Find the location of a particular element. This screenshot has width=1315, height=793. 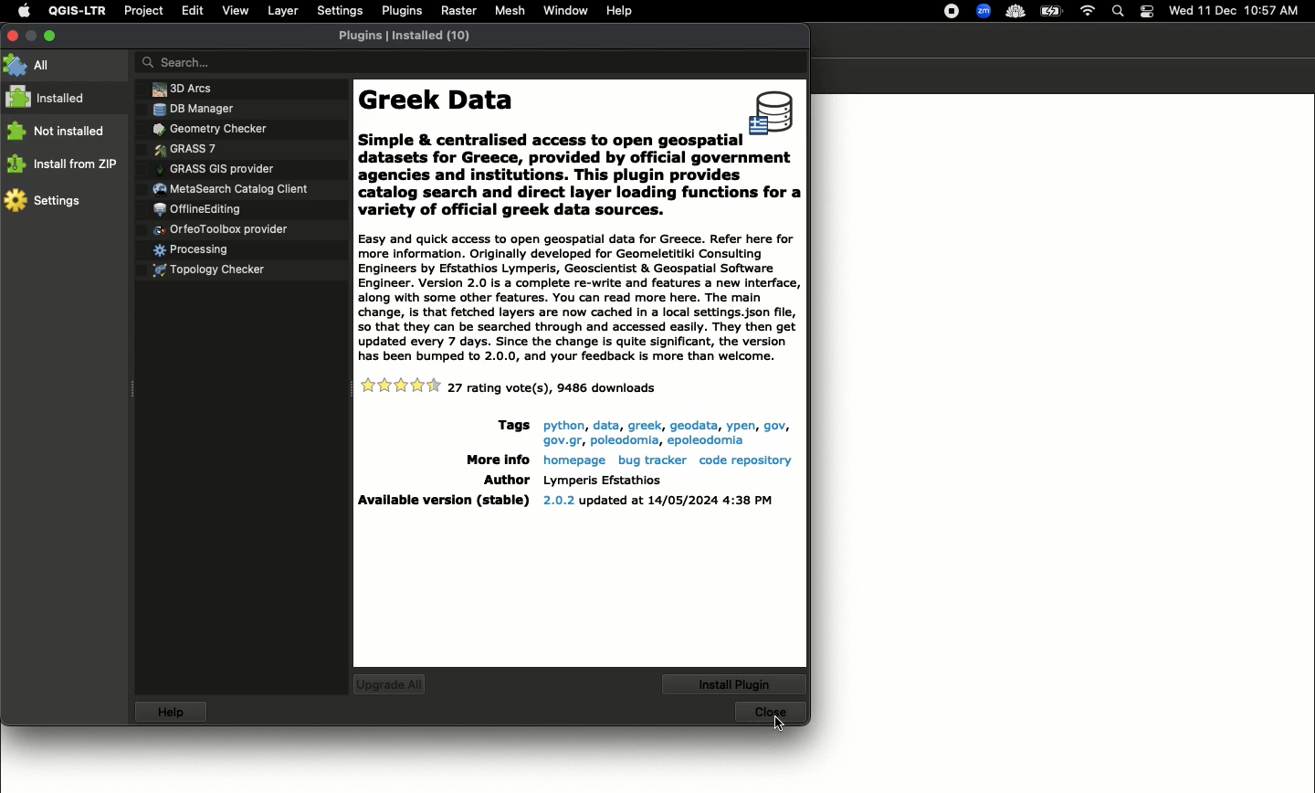

Geometry checker is located at coordinates (207, 129).